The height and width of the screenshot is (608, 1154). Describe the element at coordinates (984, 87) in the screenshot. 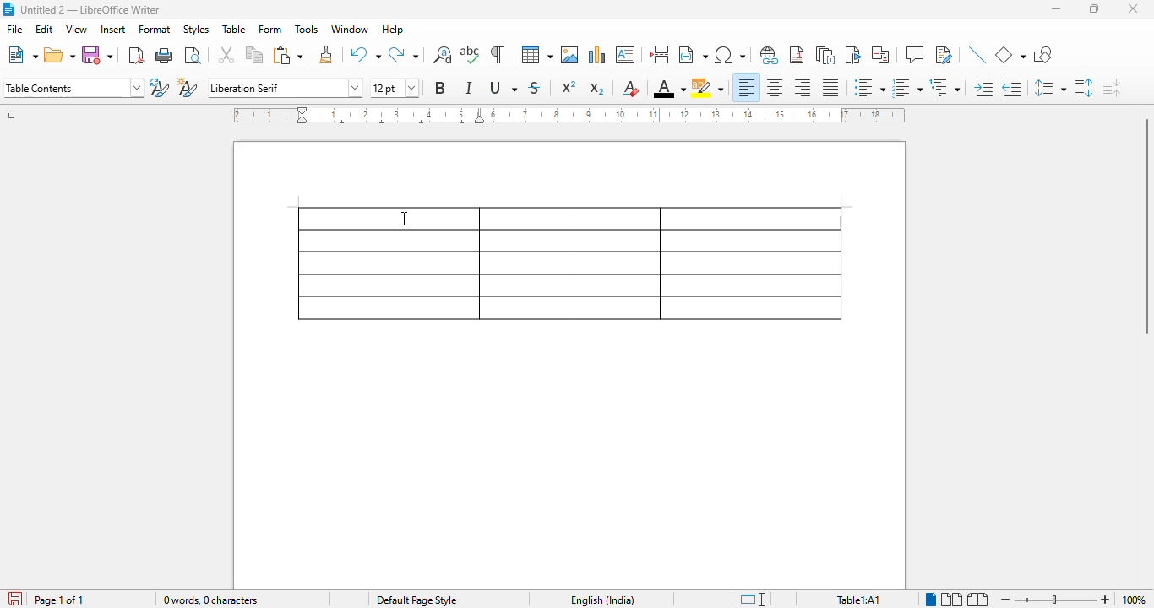

I see `increase indent` at that location.